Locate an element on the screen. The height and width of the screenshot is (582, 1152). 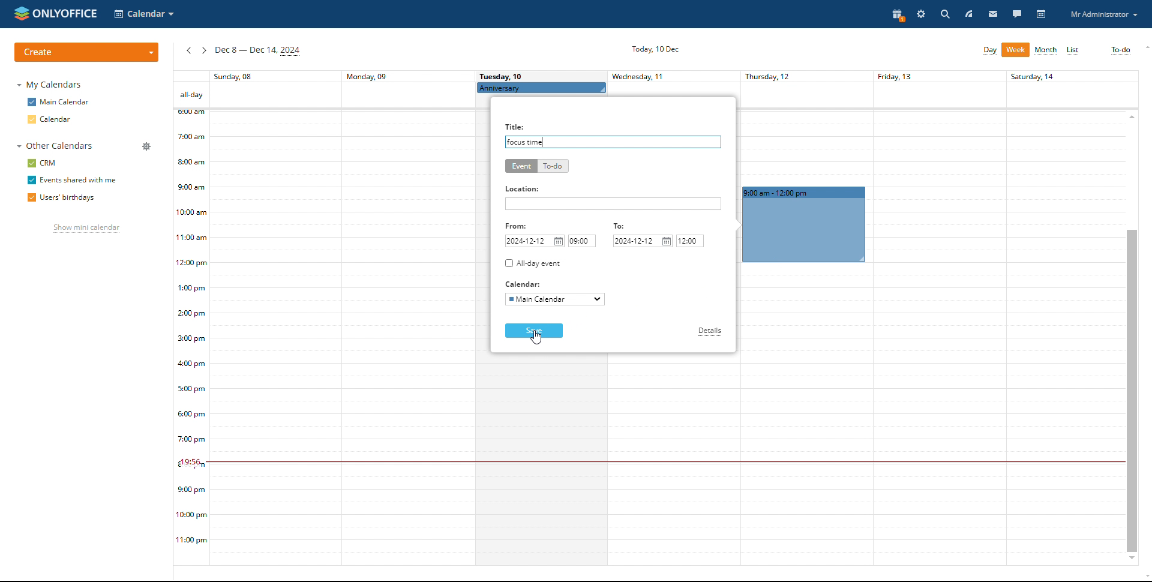
to-do is located at coordinates (1120, 50).